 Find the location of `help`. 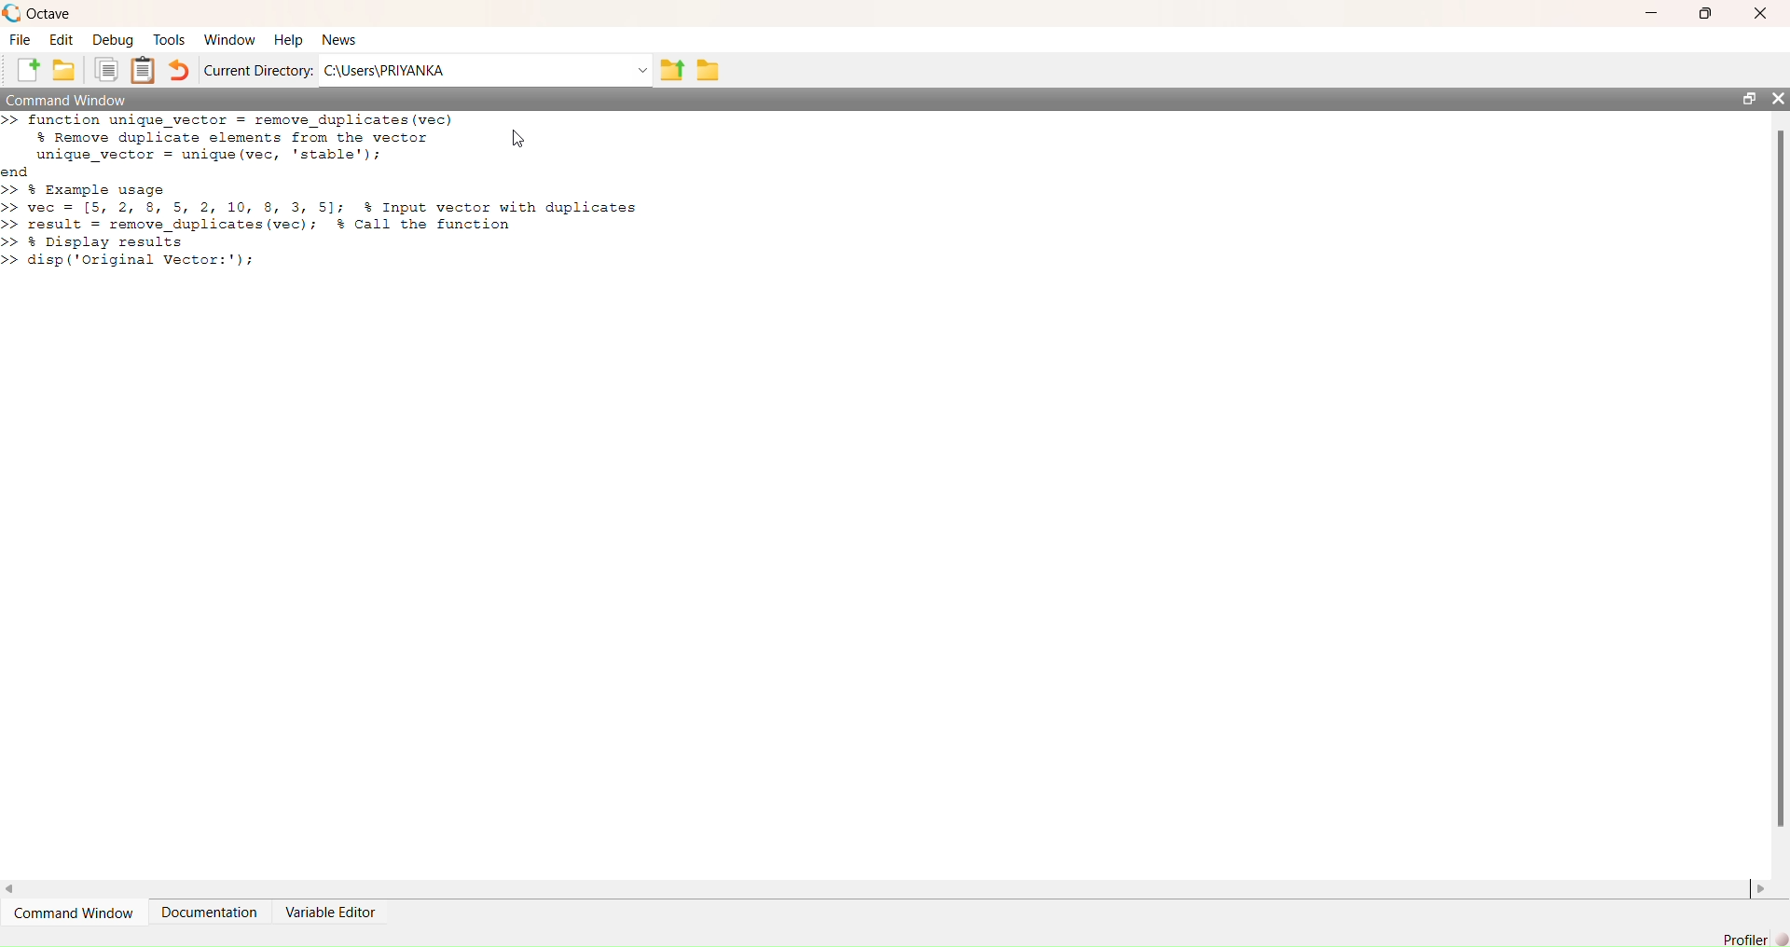

help is located at coordinates (289, 41).